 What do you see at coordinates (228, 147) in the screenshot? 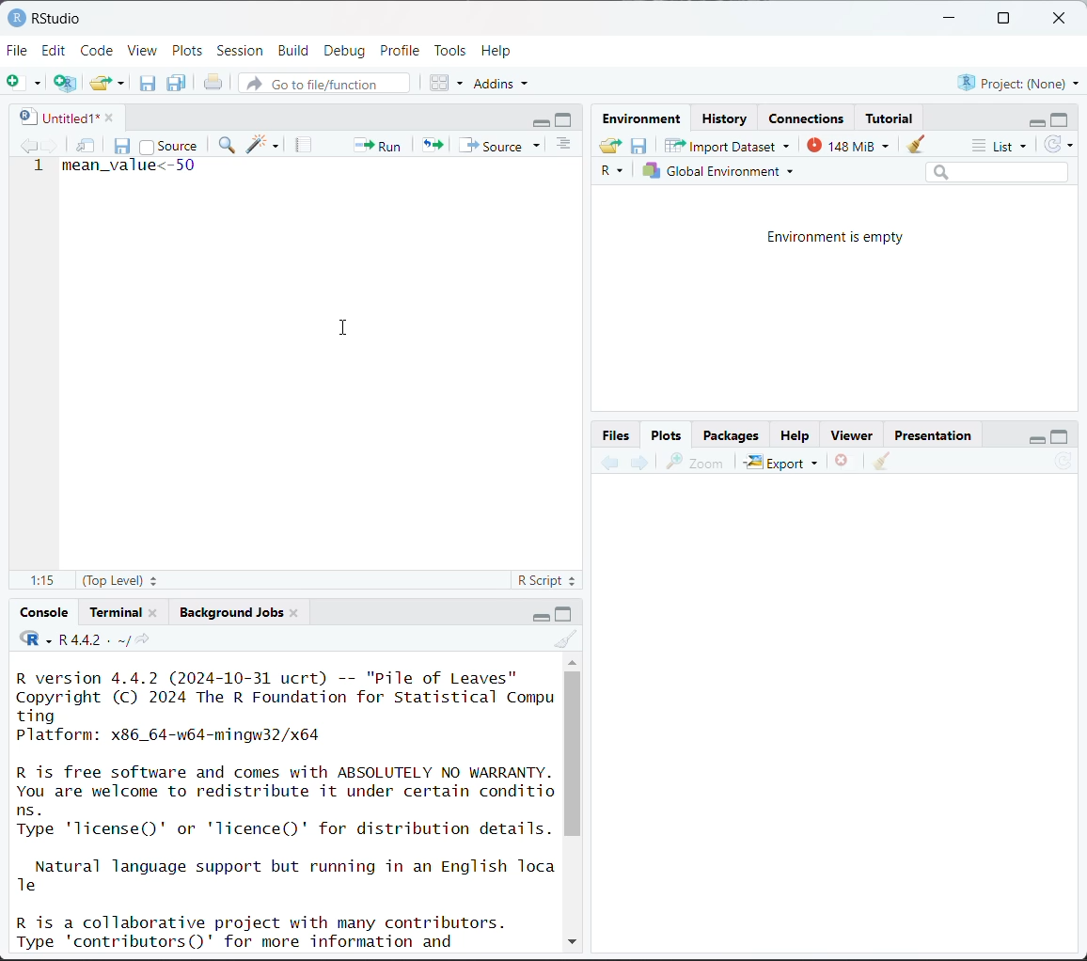
I see `find/replace` at bounding box center [228, 147].